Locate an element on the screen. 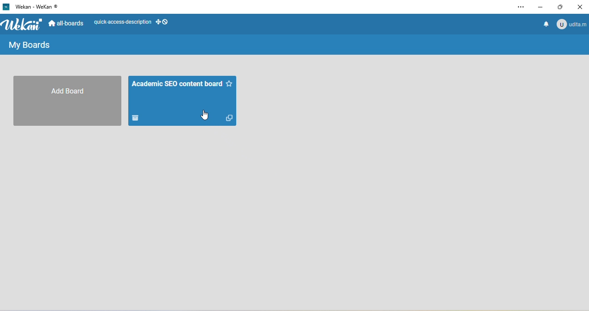 The height and width of the screenshot is (311, 589). ‘Wekan - WeKan © is located at coordinates (37, 6).